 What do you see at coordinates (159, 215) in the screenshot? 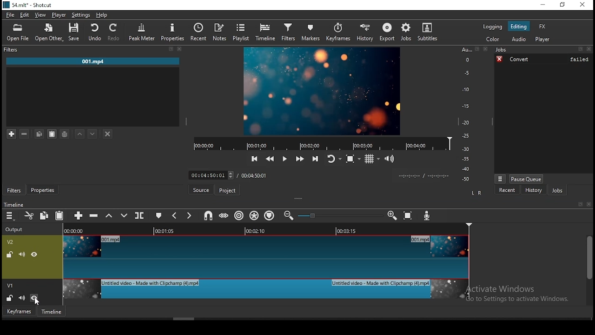
I see `create/edit marker` at bounding box center [159, 215].